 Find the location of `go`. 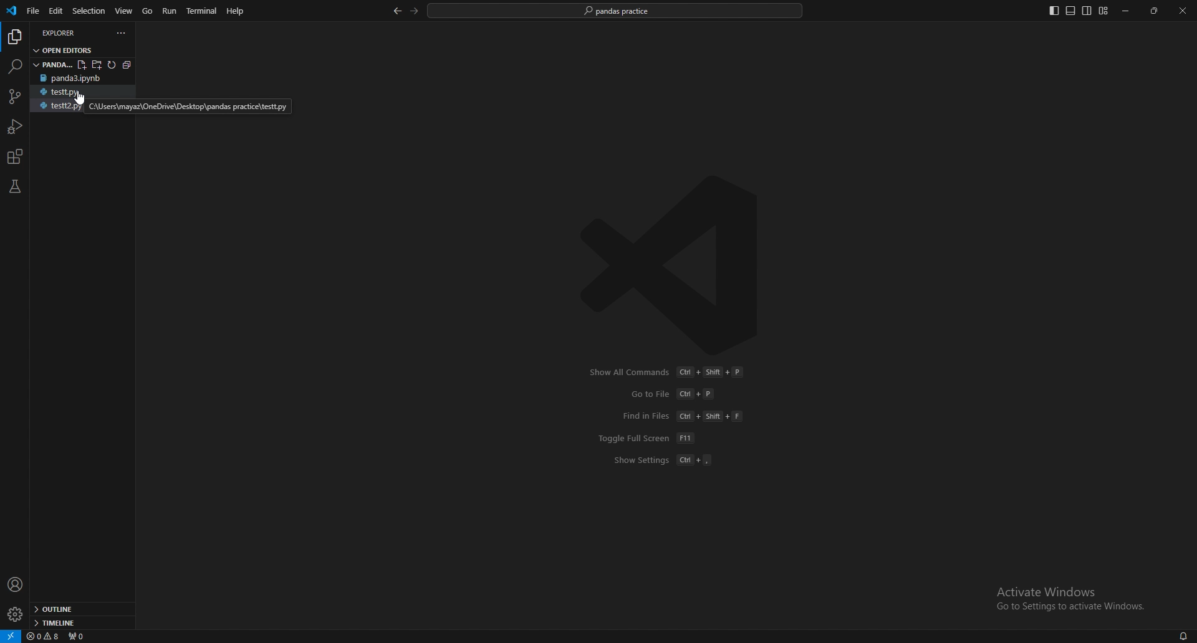

go is located at coordinates (147, 12).